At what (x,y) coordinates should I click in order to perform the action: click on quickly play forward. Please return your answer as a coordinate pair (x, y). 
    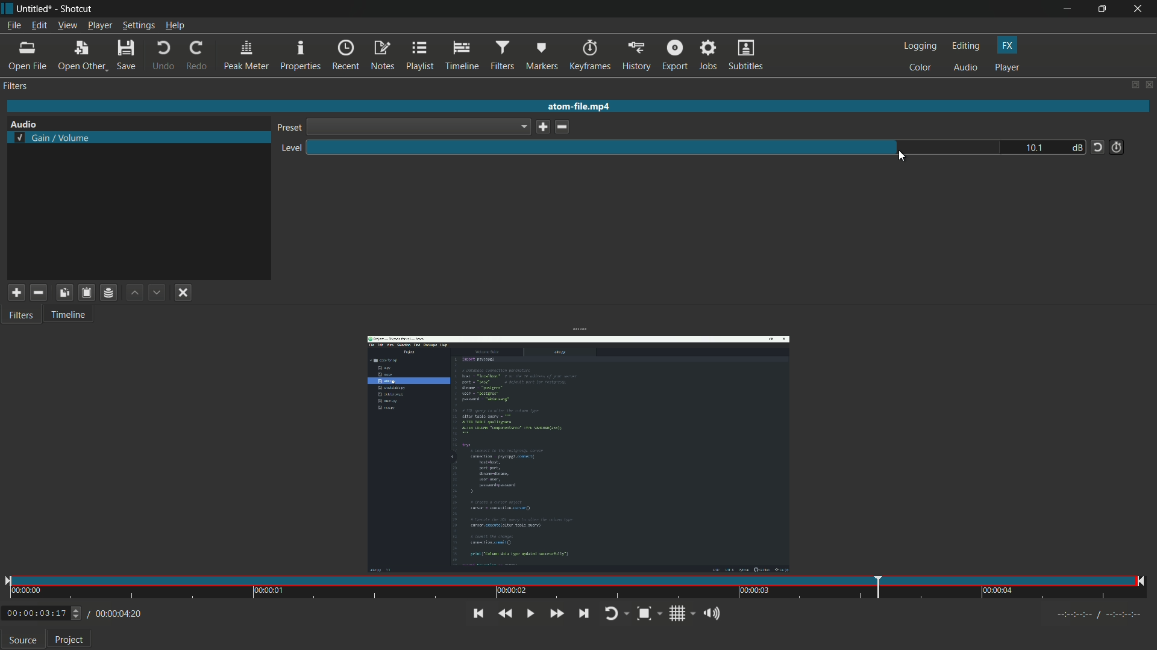
    Looking at the image, I should click on (558, 613).